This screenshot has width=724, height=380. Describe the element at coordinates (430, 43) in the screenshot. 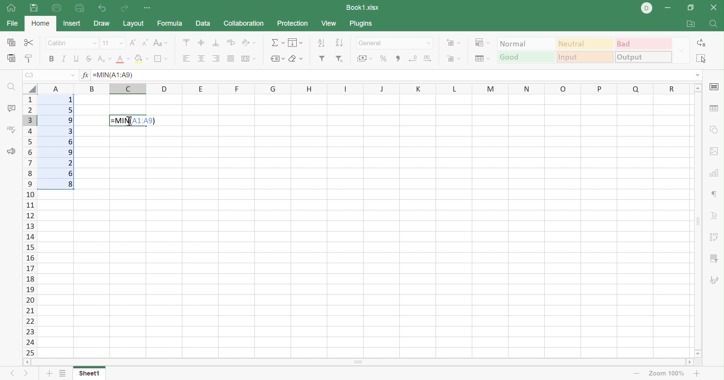

I see `Drop down` at that location.